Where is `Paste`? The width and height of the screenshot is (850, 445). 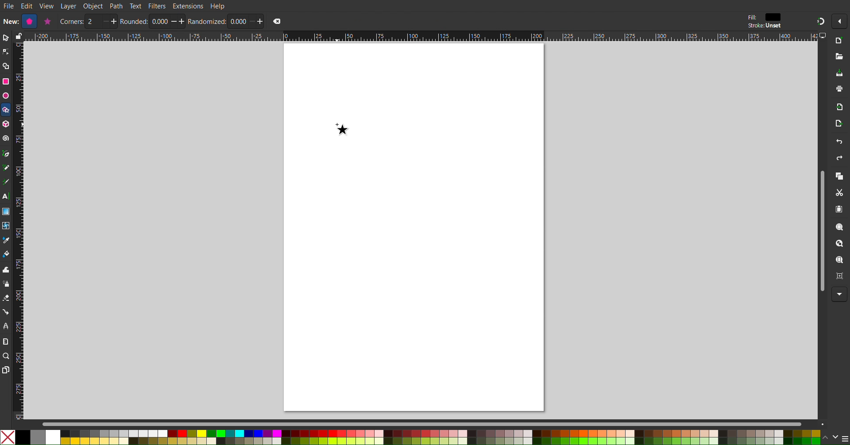 Paste is located at coordinates (840, 210).